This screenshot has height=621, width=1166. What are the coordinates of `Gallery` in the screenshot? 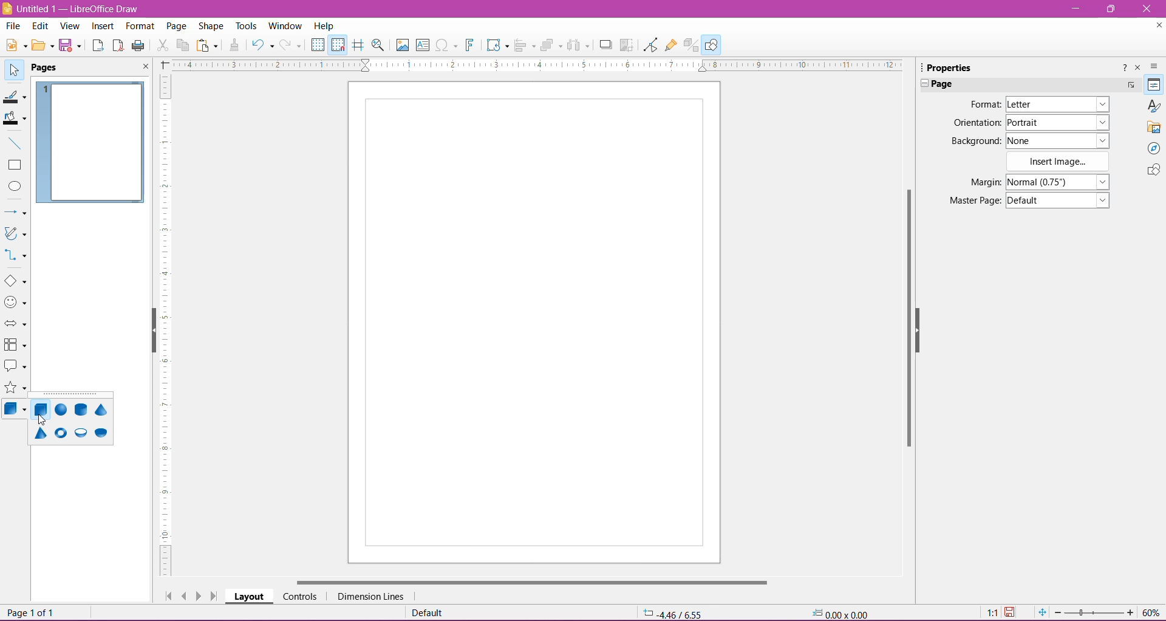 It's located at (1154, 127).